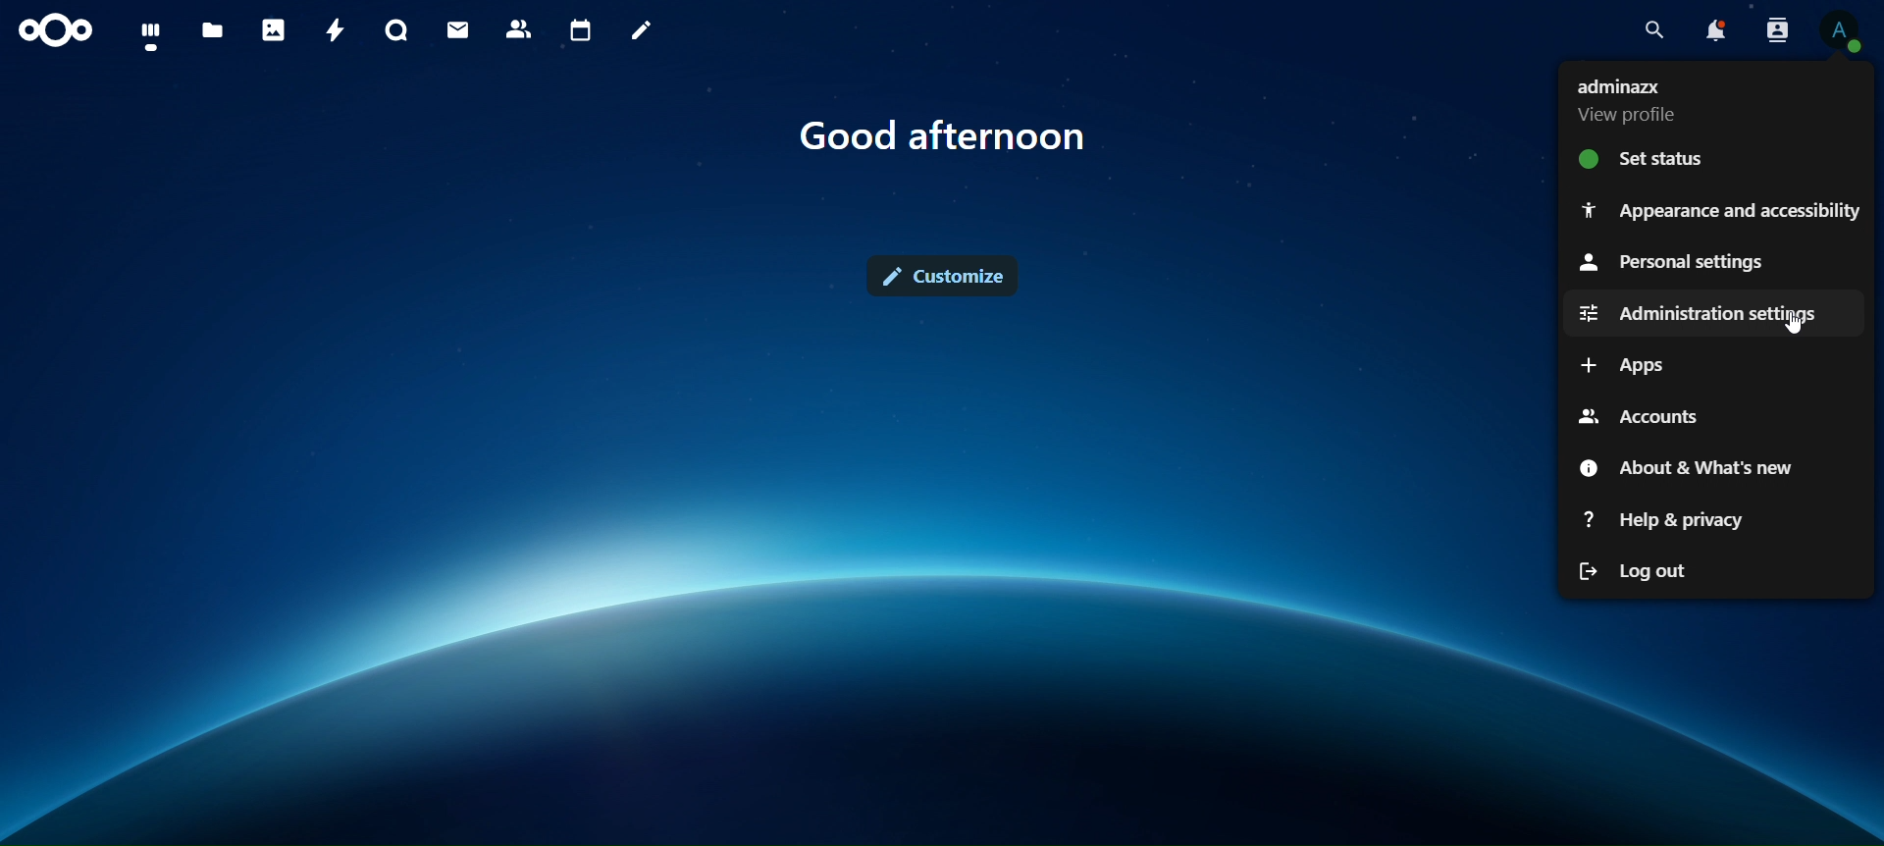 The width and height of the screenshot is (1884, 846). Describe the element at coordinates (277, 29) in the screenshot. I see `photos` at that location.